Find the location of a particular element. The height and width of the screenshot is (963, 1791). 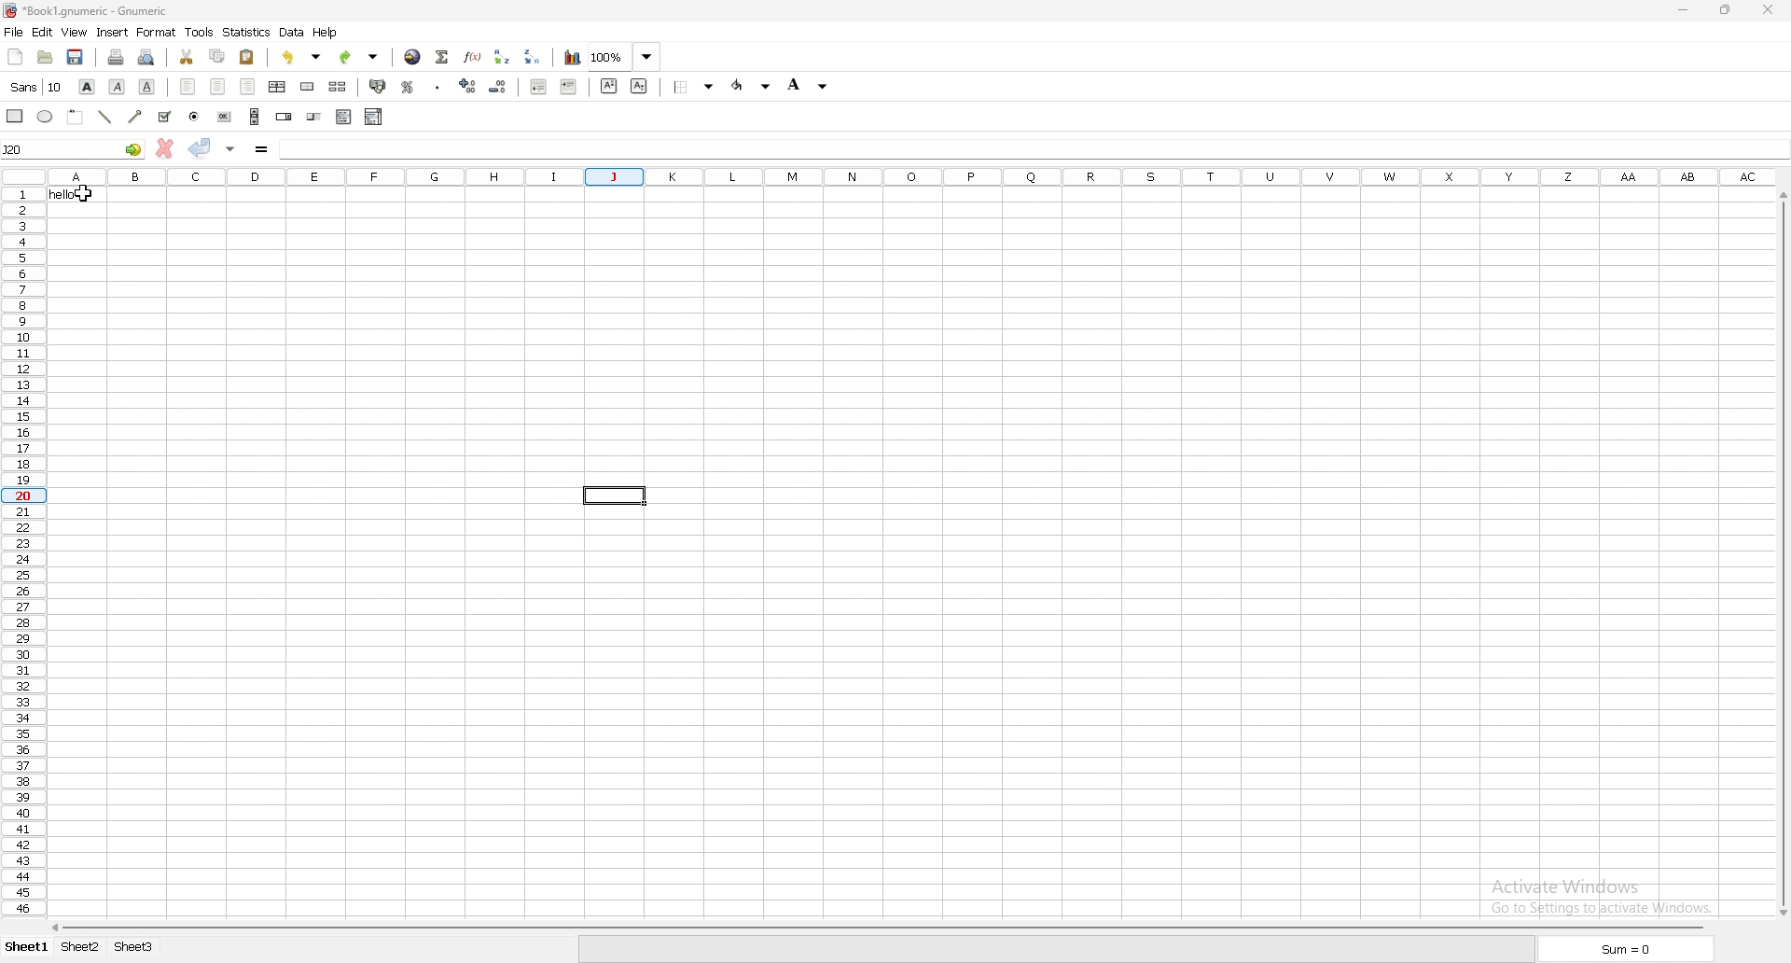

list is located at coordinates (344, 117).